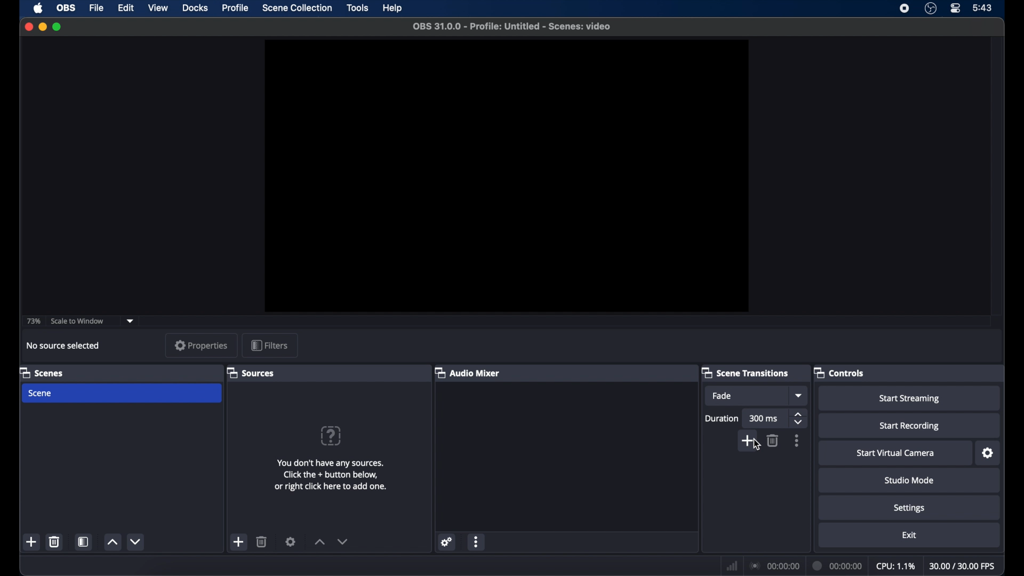 The image size is (1024, 576). Describe the element at coordinates (33, 321) in the screenshot. I see `73%` at that location.